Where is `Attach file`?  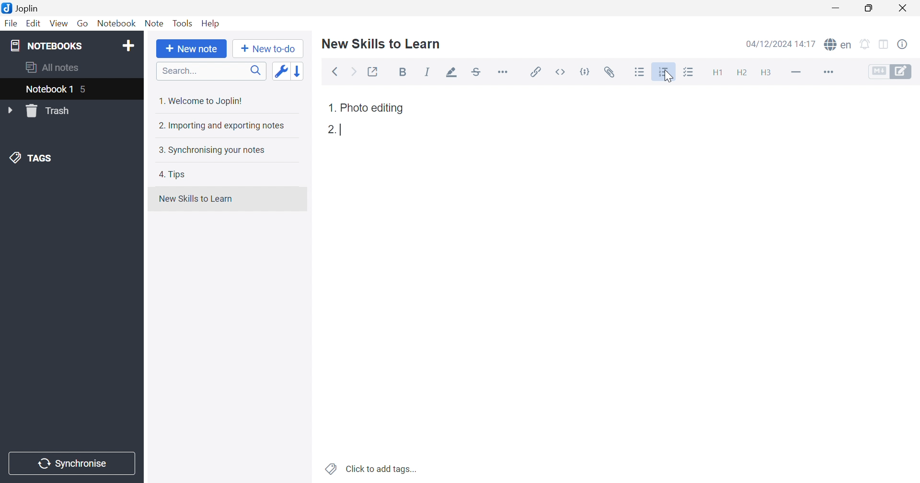
Attach file is located at coordinates (609, 72).